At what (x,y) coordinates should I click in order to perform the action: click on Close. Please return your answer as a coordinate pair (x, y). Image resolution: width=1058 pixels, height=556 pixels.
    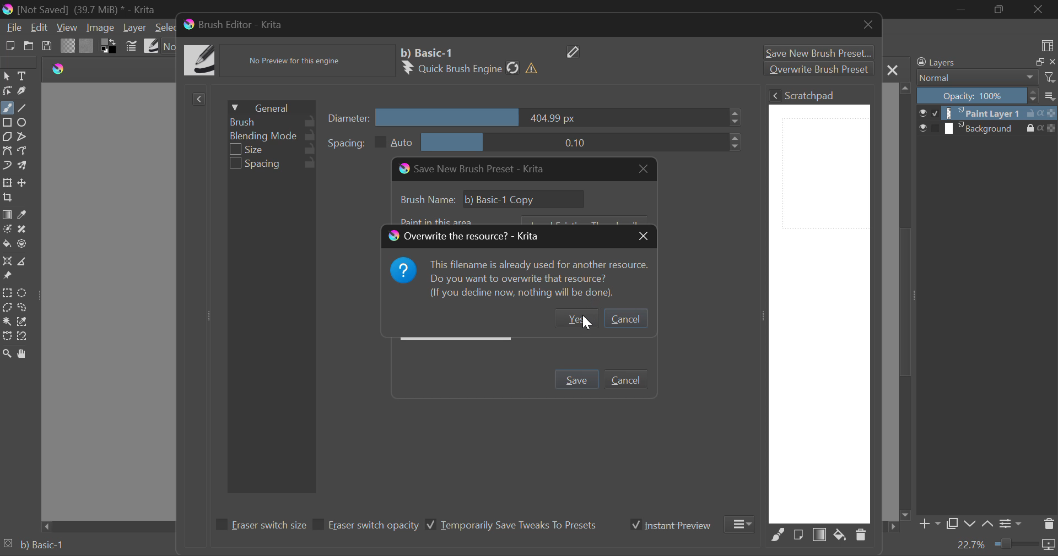
    Looking at the image, I should click on (893, 69).